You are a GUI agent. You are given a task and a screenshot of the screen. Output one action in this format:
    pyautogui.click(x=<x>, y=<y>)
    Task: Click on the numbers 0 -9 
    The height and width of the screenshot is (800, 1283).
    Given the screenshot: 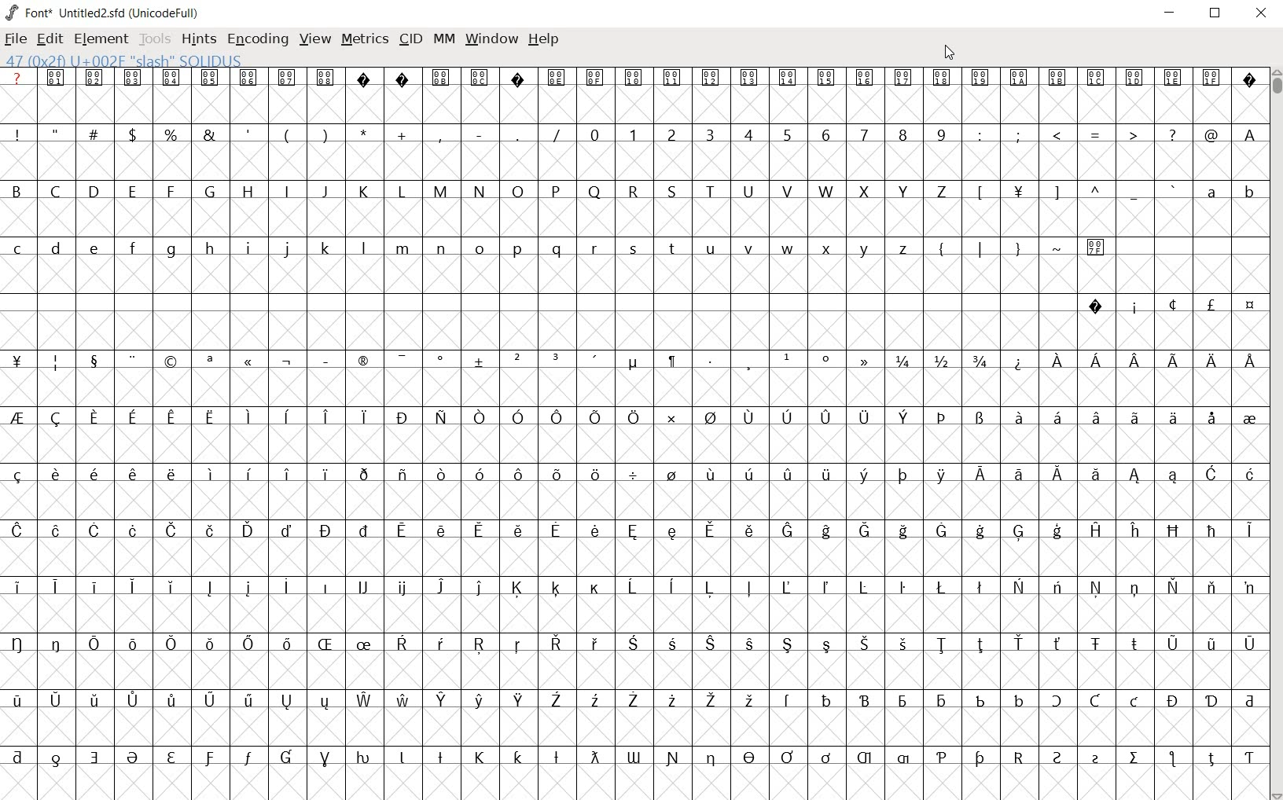 What is the action you would take?
    pyautogui.click(x=771, y=133)
    